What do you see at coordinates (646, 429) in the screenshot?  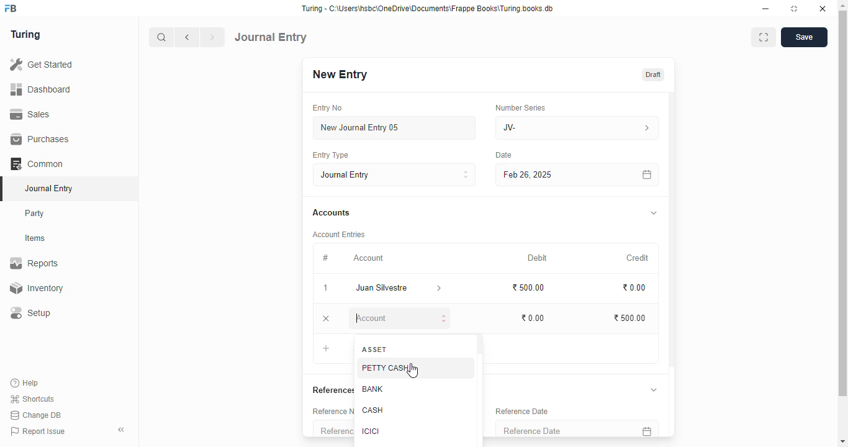 I see `calendar icon` at bounding box center [646, 429].